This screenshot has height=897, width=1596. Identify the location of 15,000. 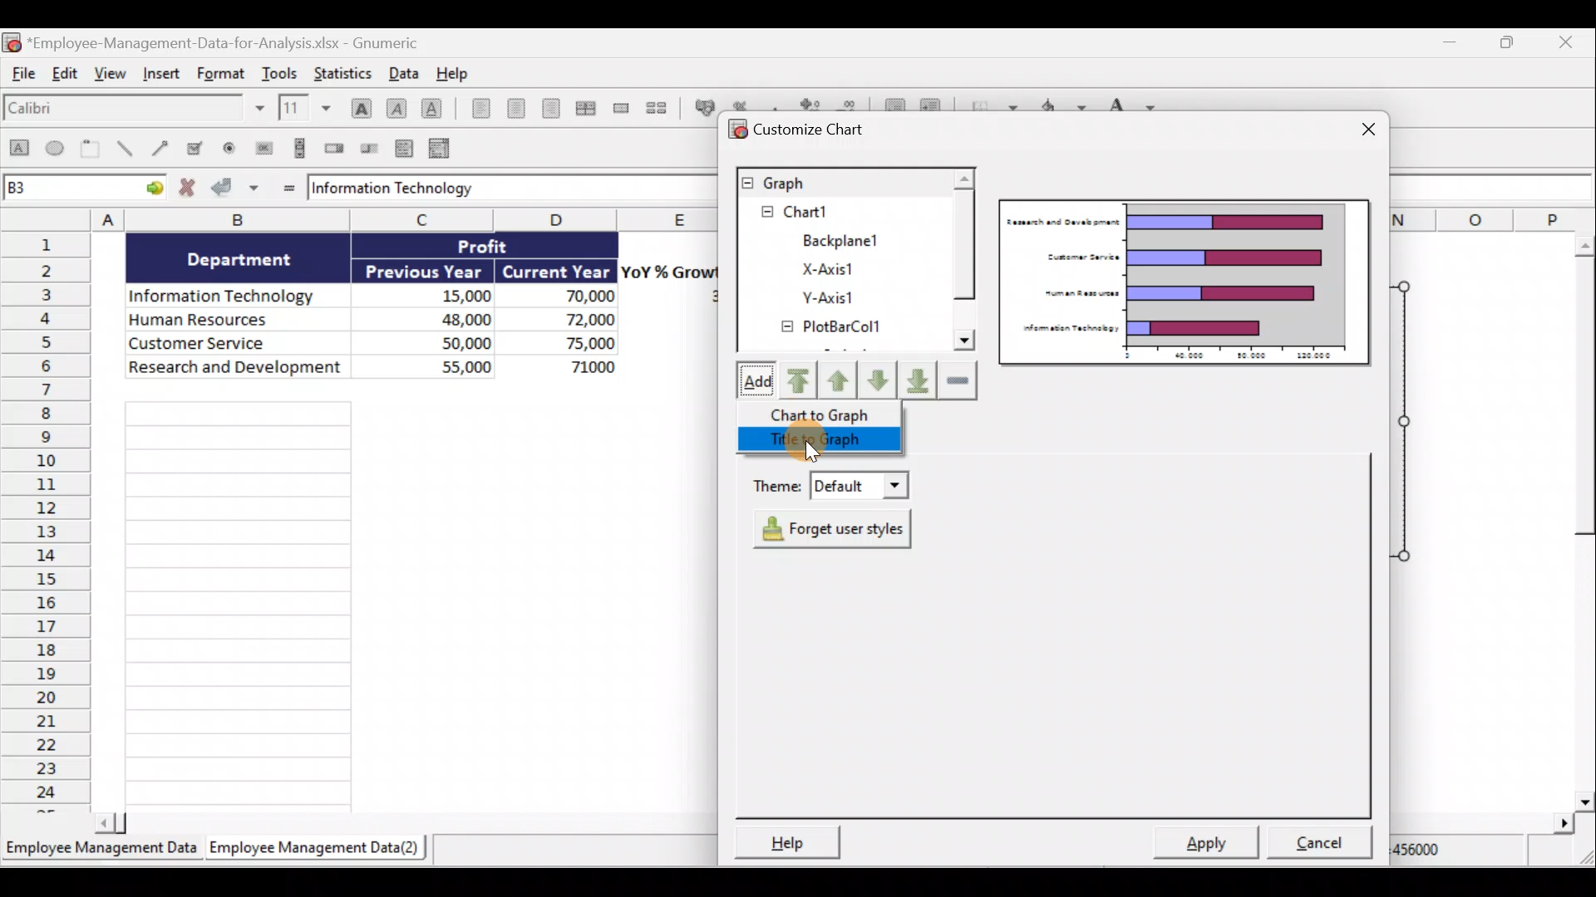
(452, 293).